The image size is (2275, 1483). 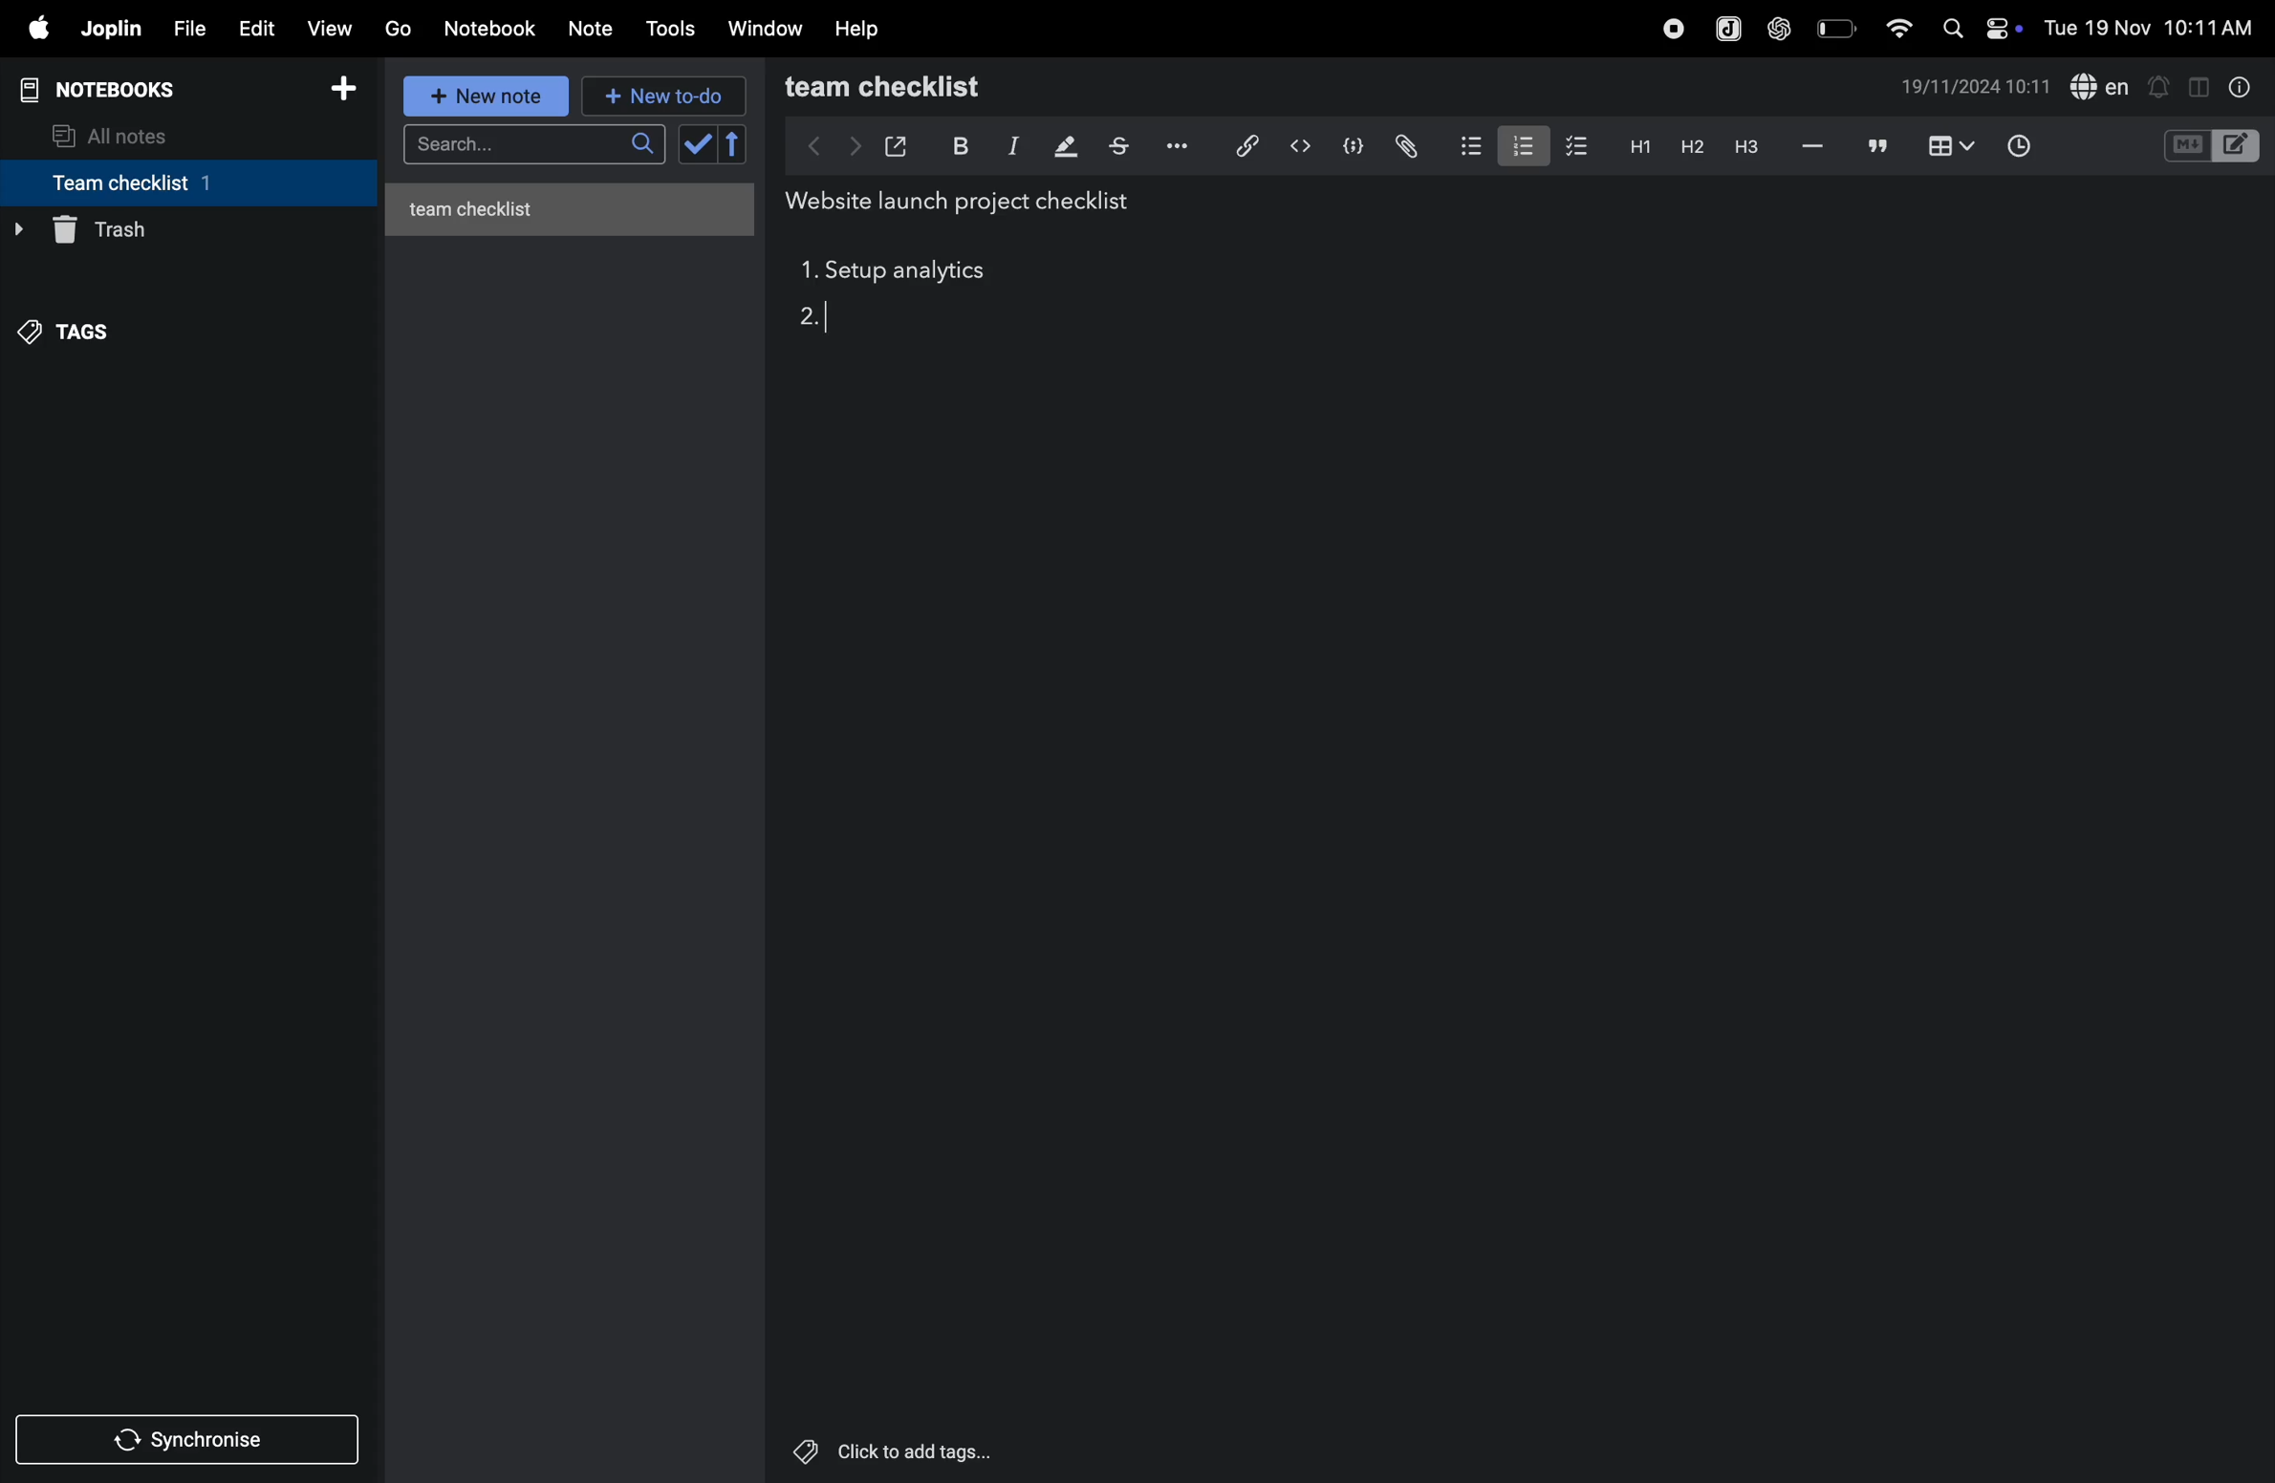 I want to click on heading 2, so click(x=1687, y=146).